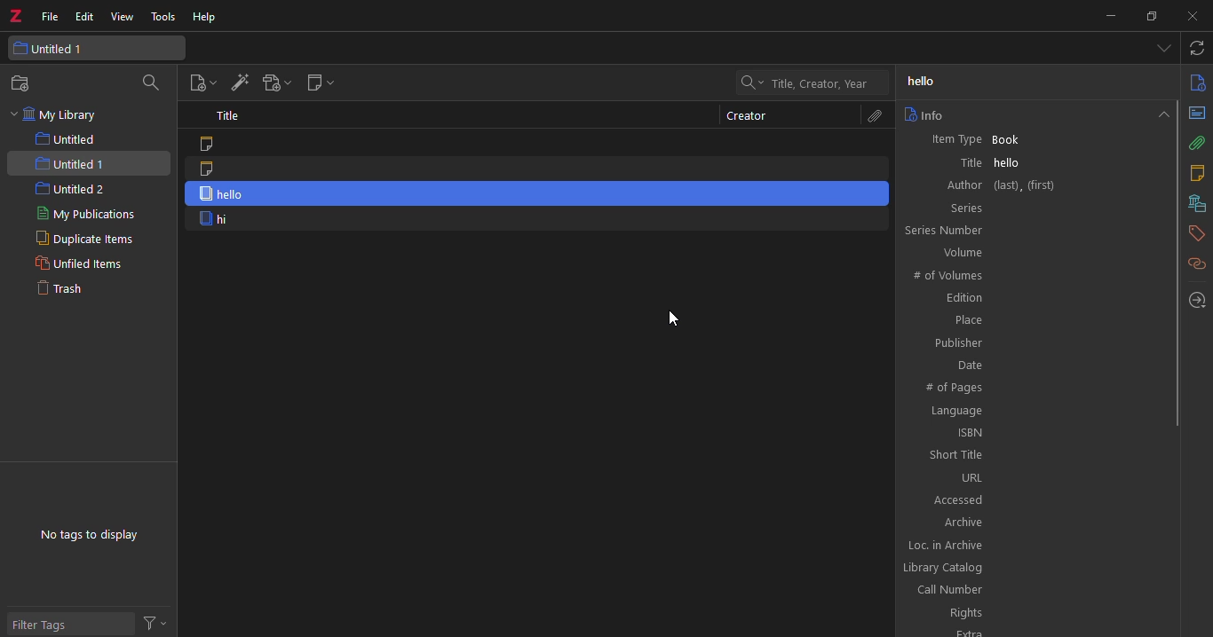 This screenshot has width=1213, height=637. I want to click on add attach, so click(274, 85).